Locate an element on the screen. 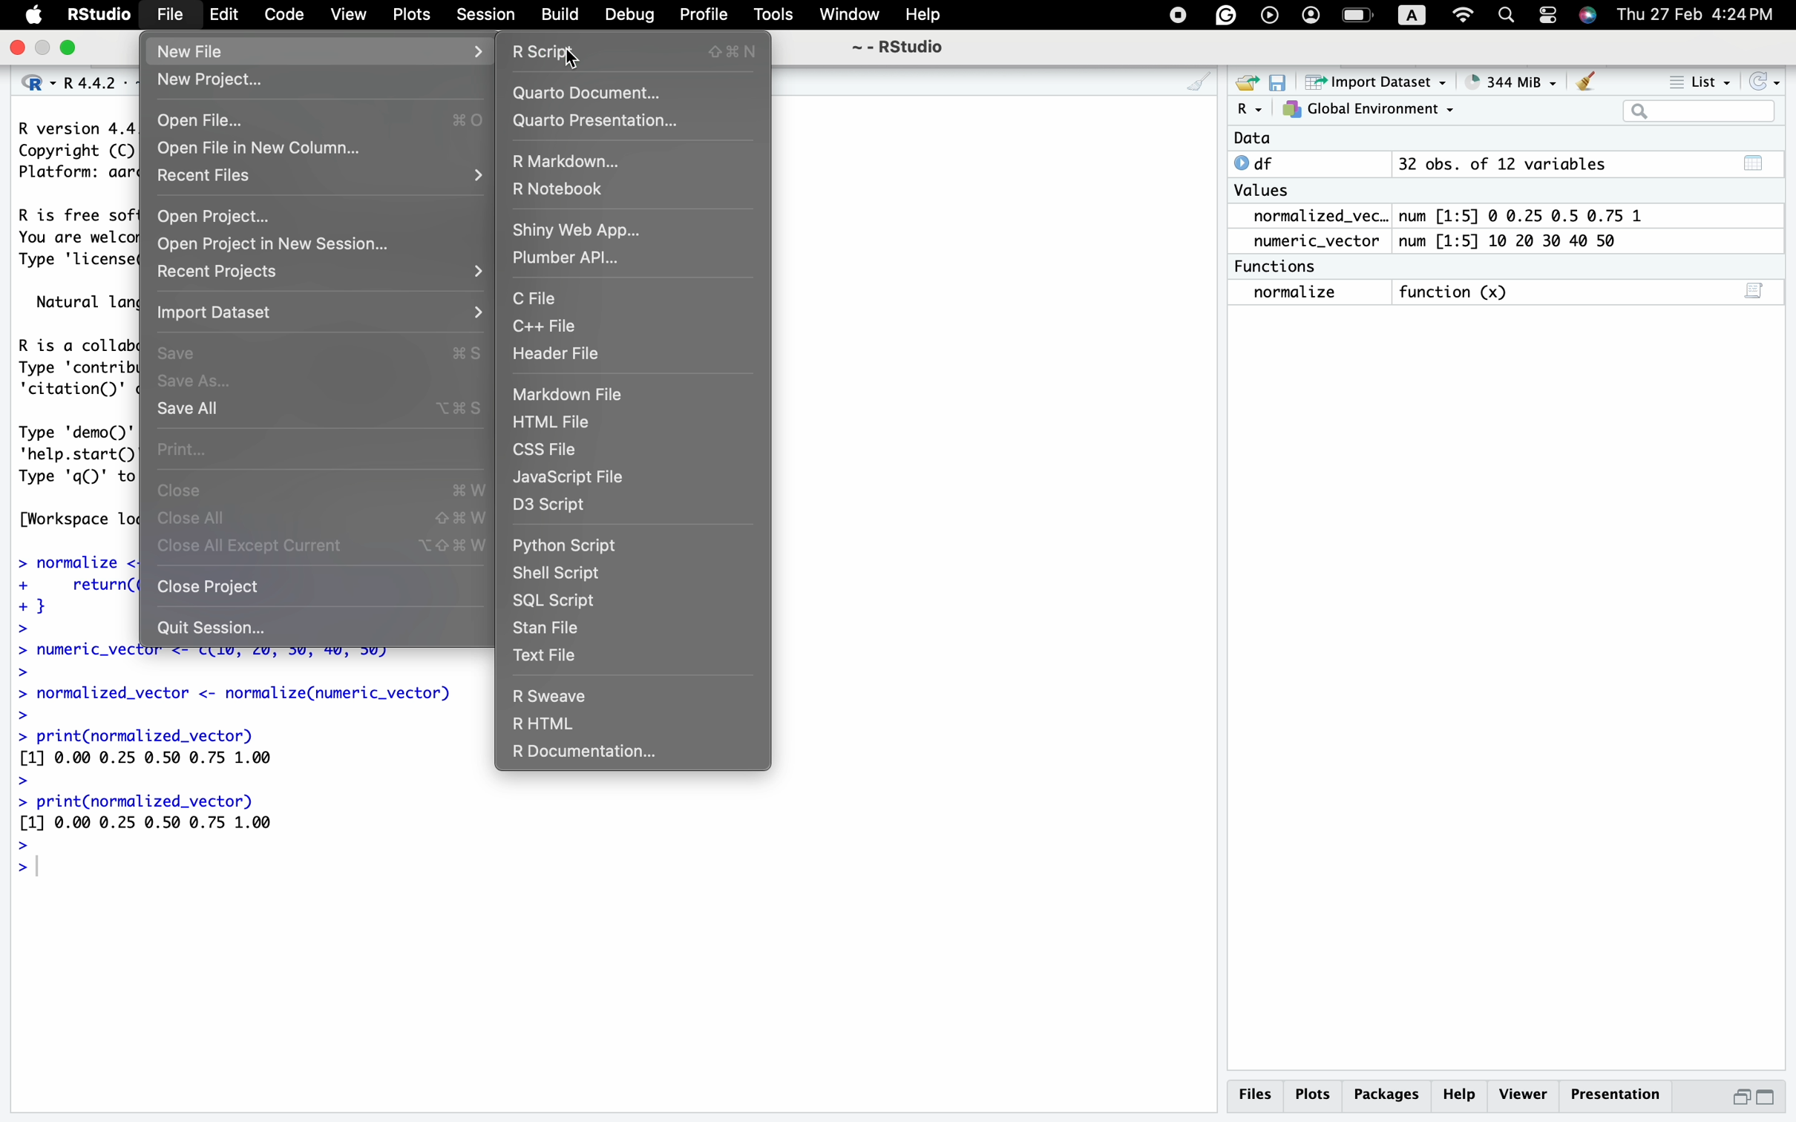  Stan File is located at coordinates (547, 629).